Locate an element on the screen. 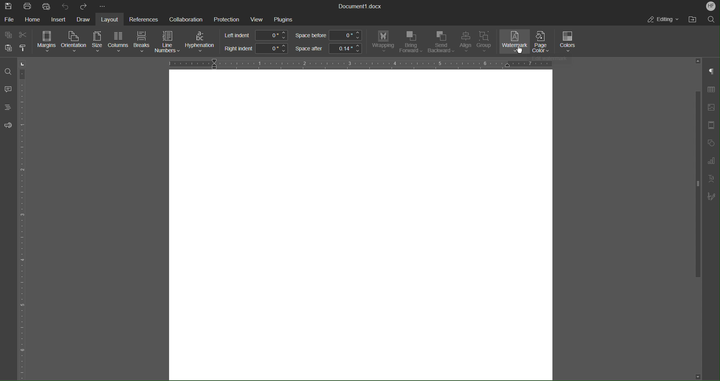 This screenshot has width=720, height=381. Quick Print is located at coordinates (47, 6).